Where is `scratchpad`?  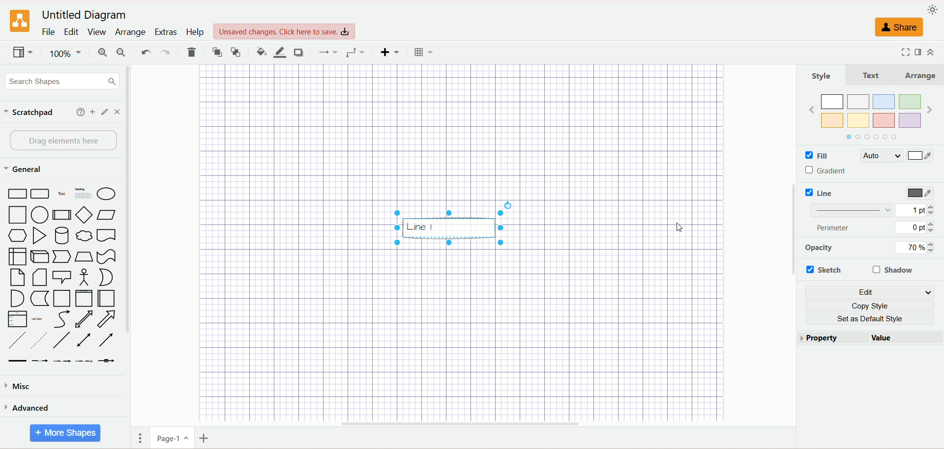 scratchpad is located at coordinates (29, 112).